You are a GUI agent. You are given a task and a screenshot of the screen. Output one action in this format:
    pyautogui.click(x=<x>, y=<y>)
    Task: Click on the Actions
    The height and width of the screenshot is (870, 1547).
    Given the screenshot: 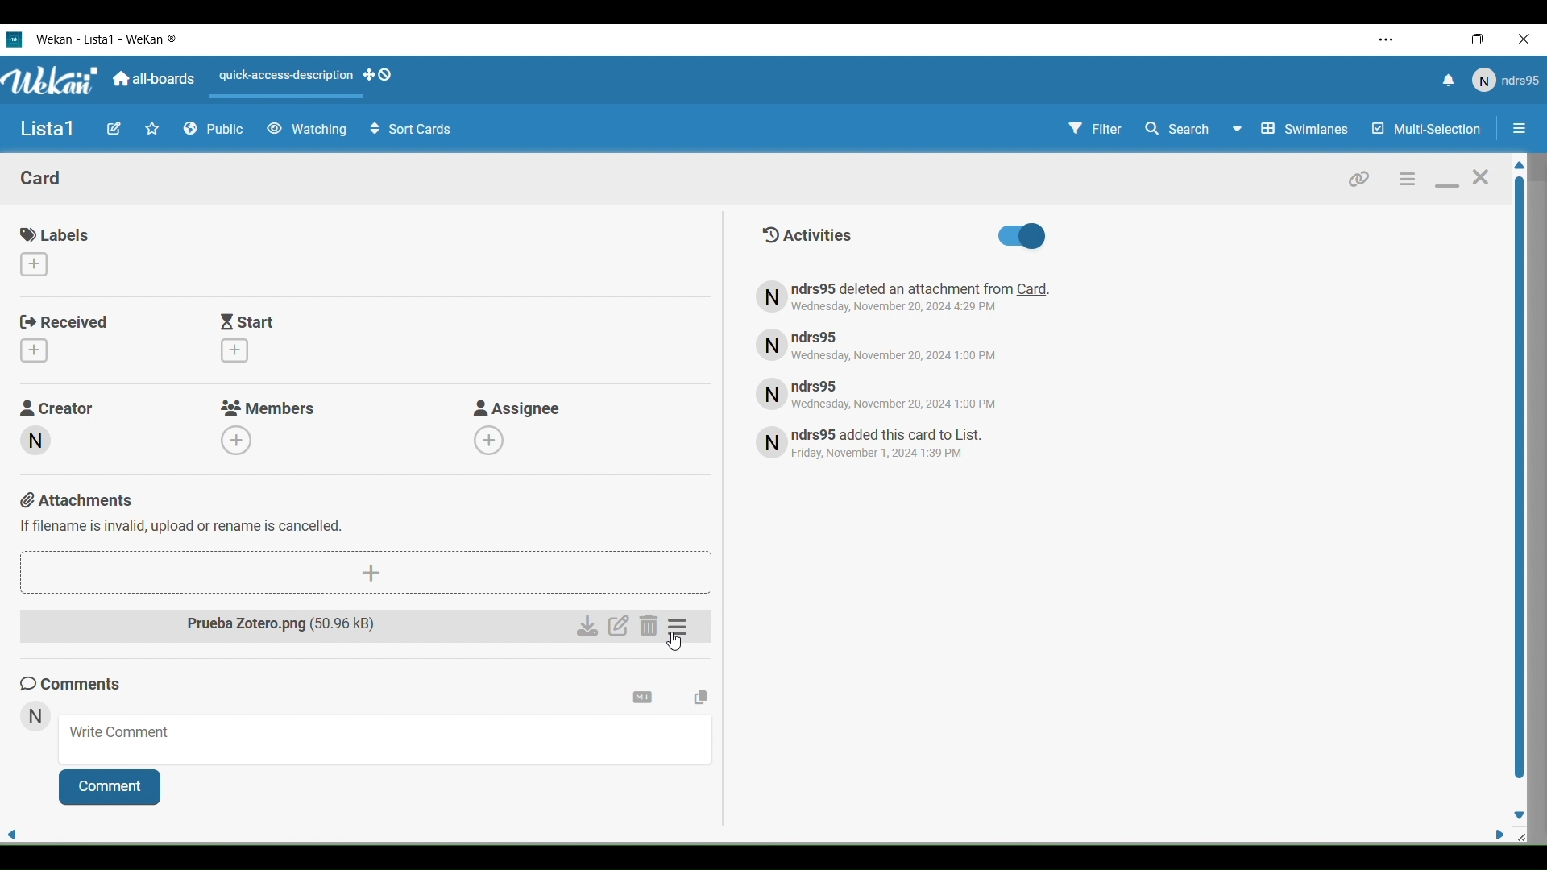 What is the action you would take?
    pyautogui.click(x=311, y=80)
    